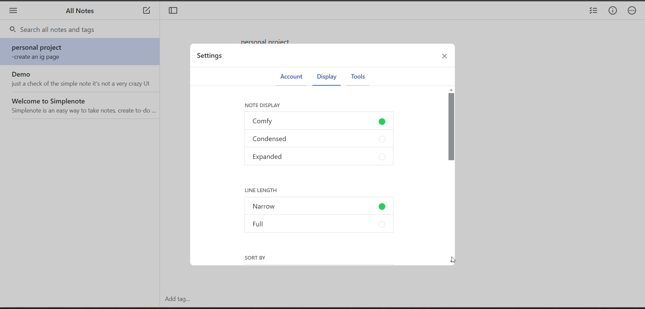 The height and width of the screenshot is (309, 645). Describe the element at coordinates (146, 11) in the screenshot. I see `new note` at that location.